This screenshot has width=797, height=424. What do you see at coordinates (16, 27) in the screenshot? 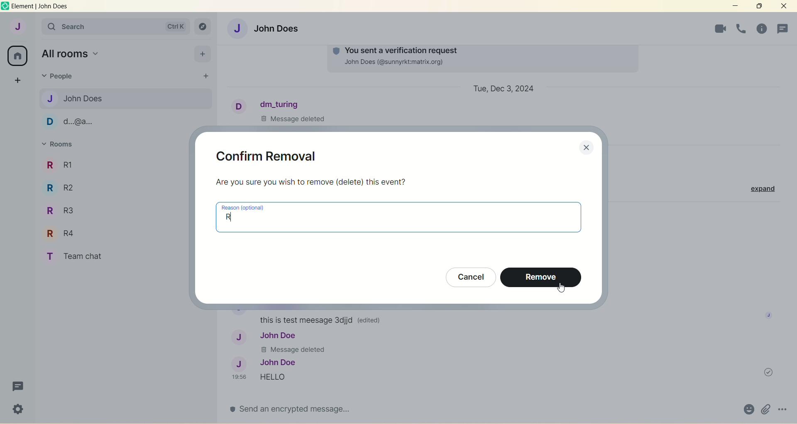
I see `account J` at bounding box center [16, 27].